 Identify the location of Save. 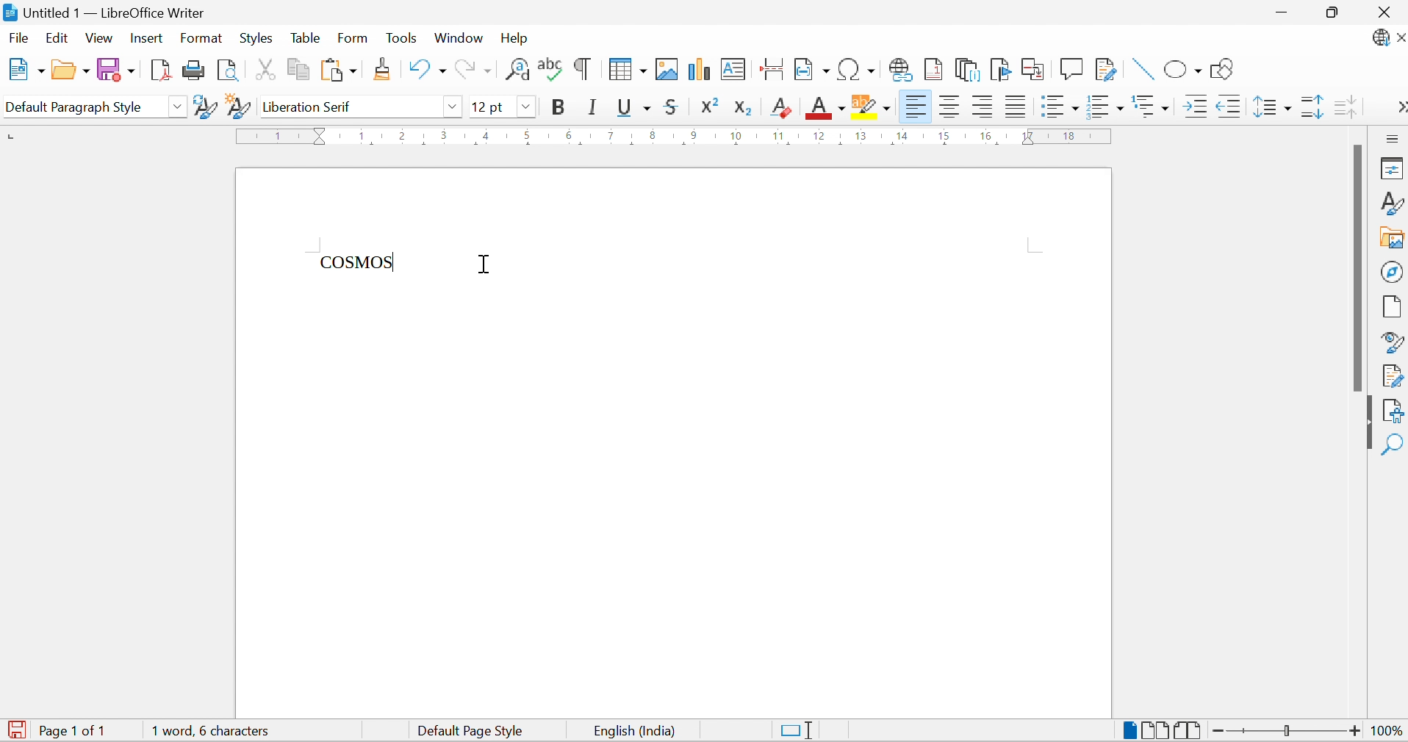
(115, 69).